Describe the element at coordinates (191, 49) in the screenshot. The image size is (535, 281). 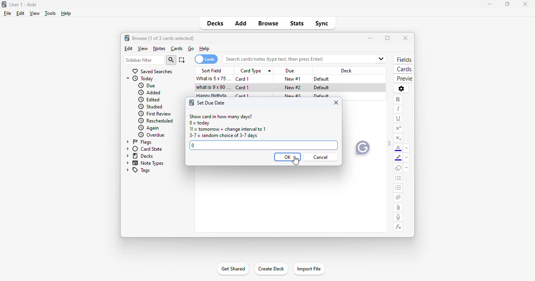
I see `go` at that location.